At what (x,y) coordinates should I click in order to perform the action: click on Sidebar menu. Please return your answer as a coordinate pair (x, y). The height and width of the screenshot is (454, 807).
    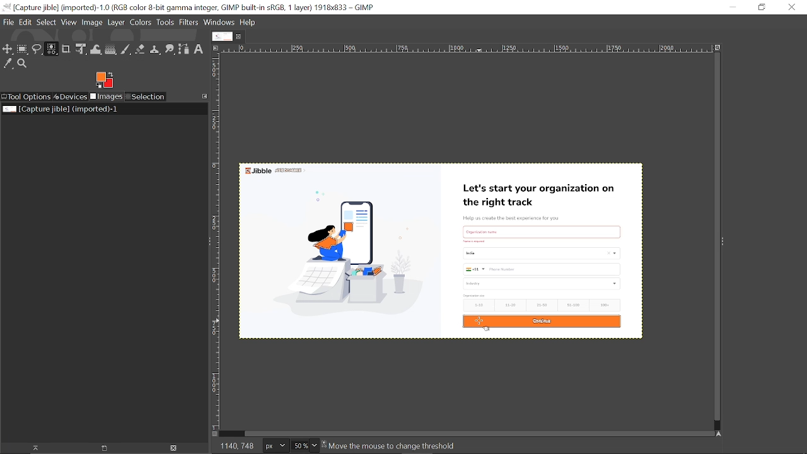
    Looking at the image, I should click on (726, 242).